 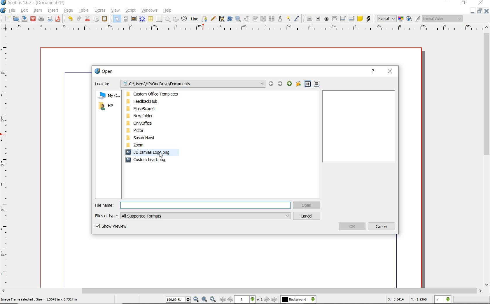 I want to click on select, so click(x=118, y=20).